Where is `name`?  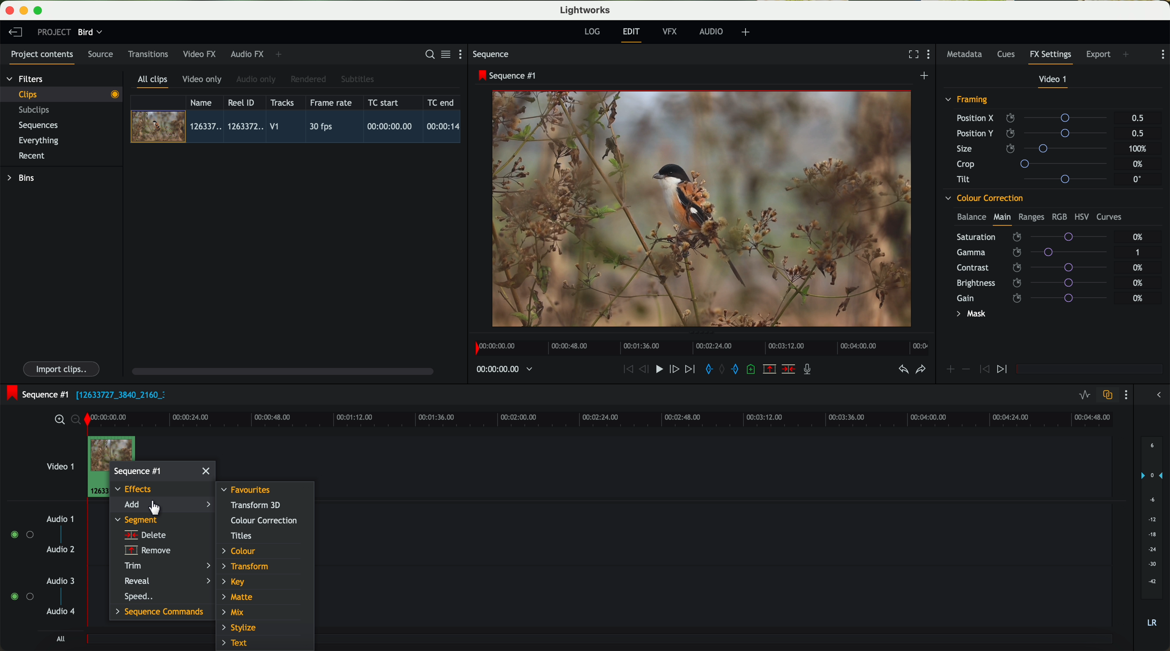 name is located at coordinates (204, 103).